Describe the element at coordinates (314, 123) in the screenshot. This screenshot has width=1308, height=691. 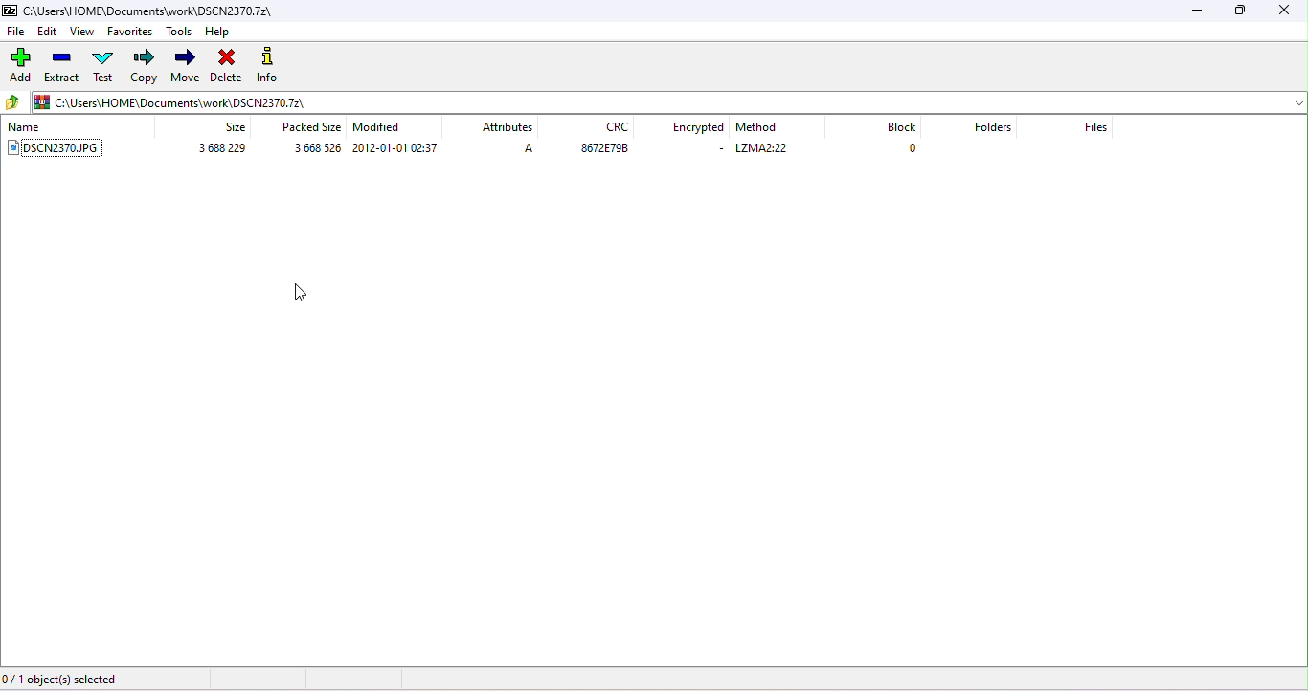
I see `packed size` at that location.